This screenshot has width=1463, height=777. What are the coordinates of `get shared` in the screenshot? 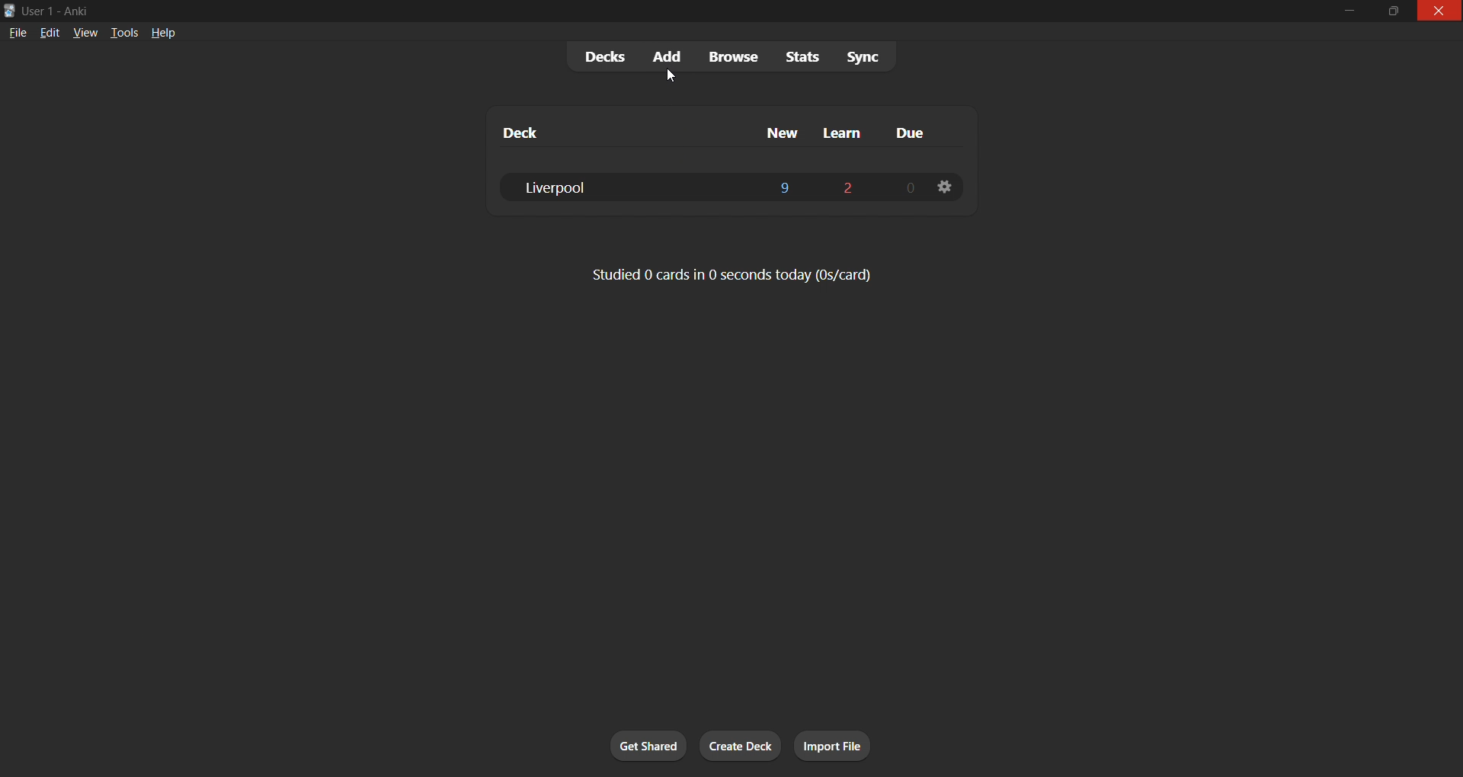 It's located at (643, 744).